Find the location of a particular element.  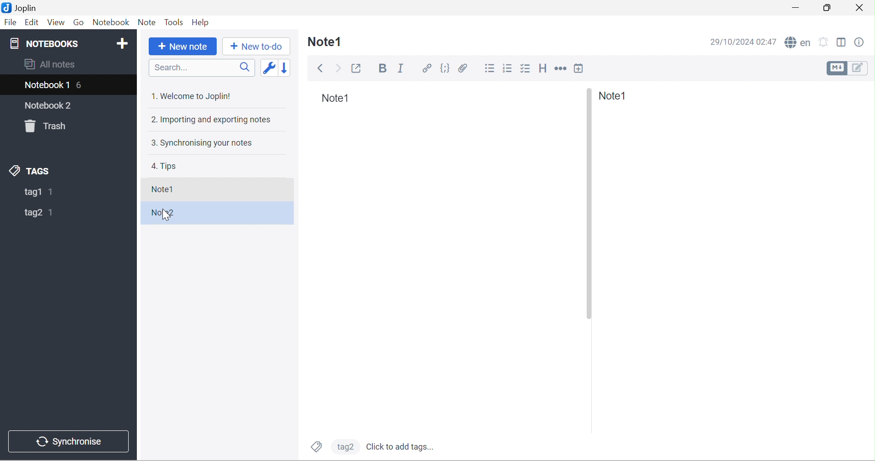

Toggle sort order field: updated date -> created date is located at coordinates (269, 68).